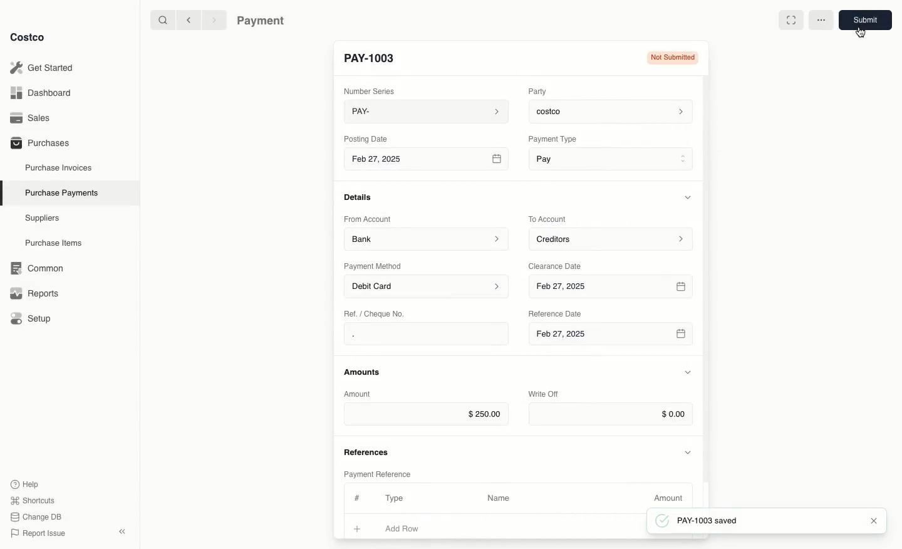 This screenshot has height=549, width=902. Describe the element at coordinates (614, 110) in the screenshot. I see `costco` at that location.